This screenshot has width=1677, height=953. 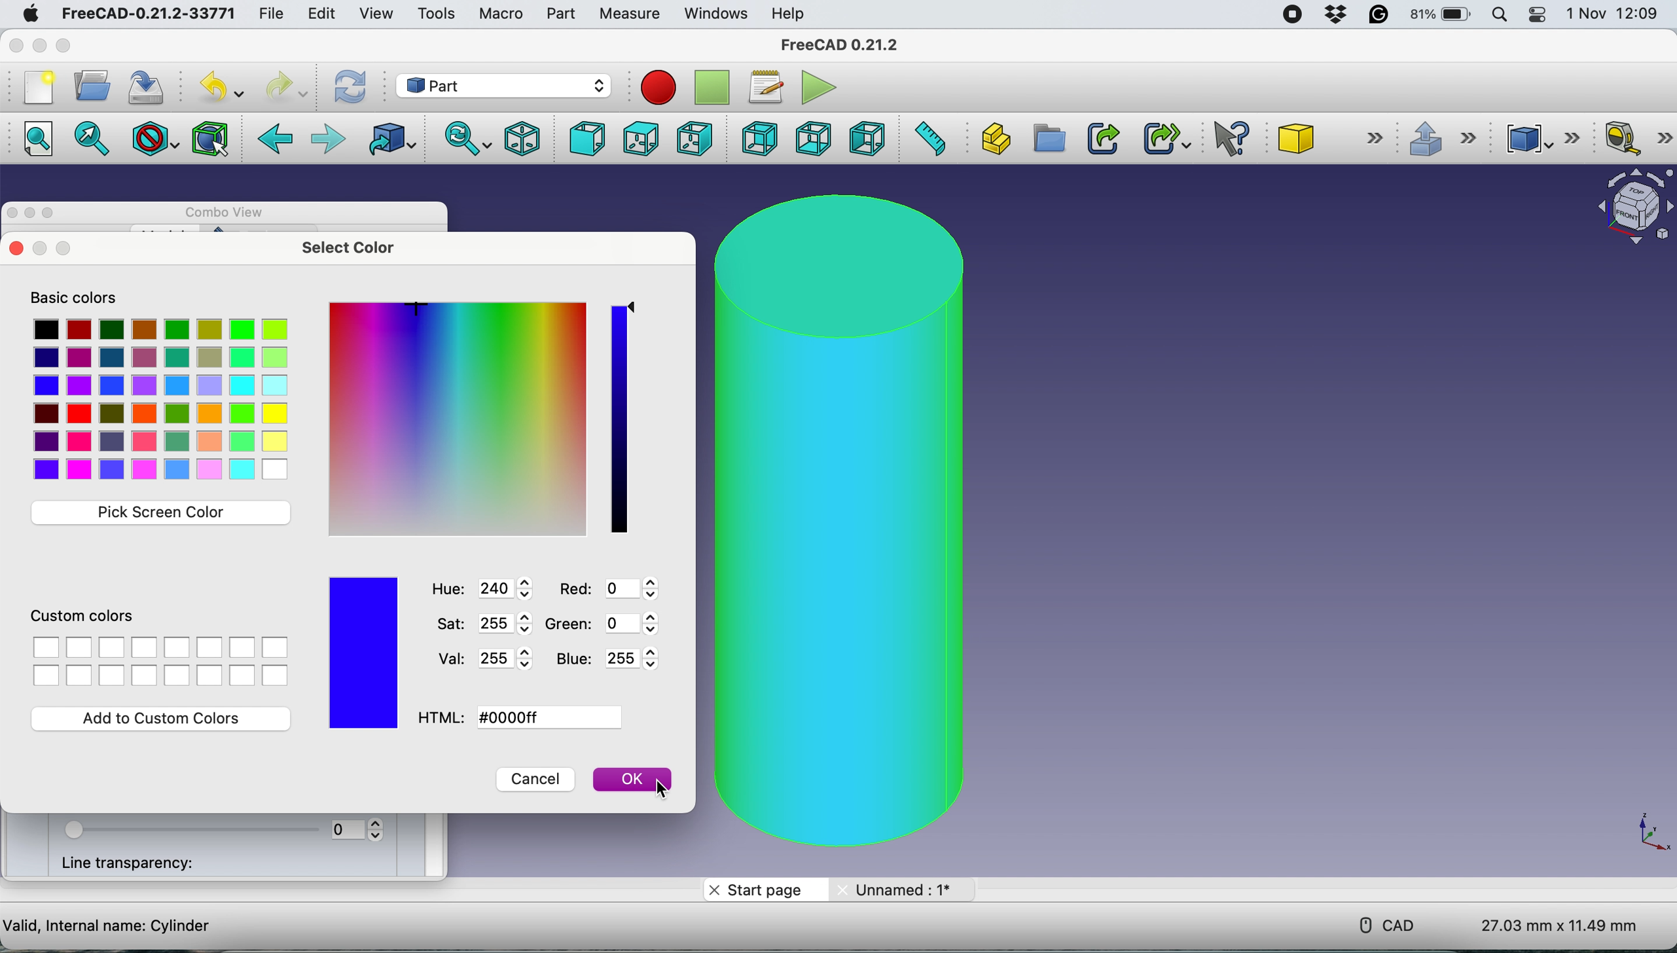 What do you see at coordinates (810, 139) in the screenshot?
I see `bottom` at bounding box center [810, 139].